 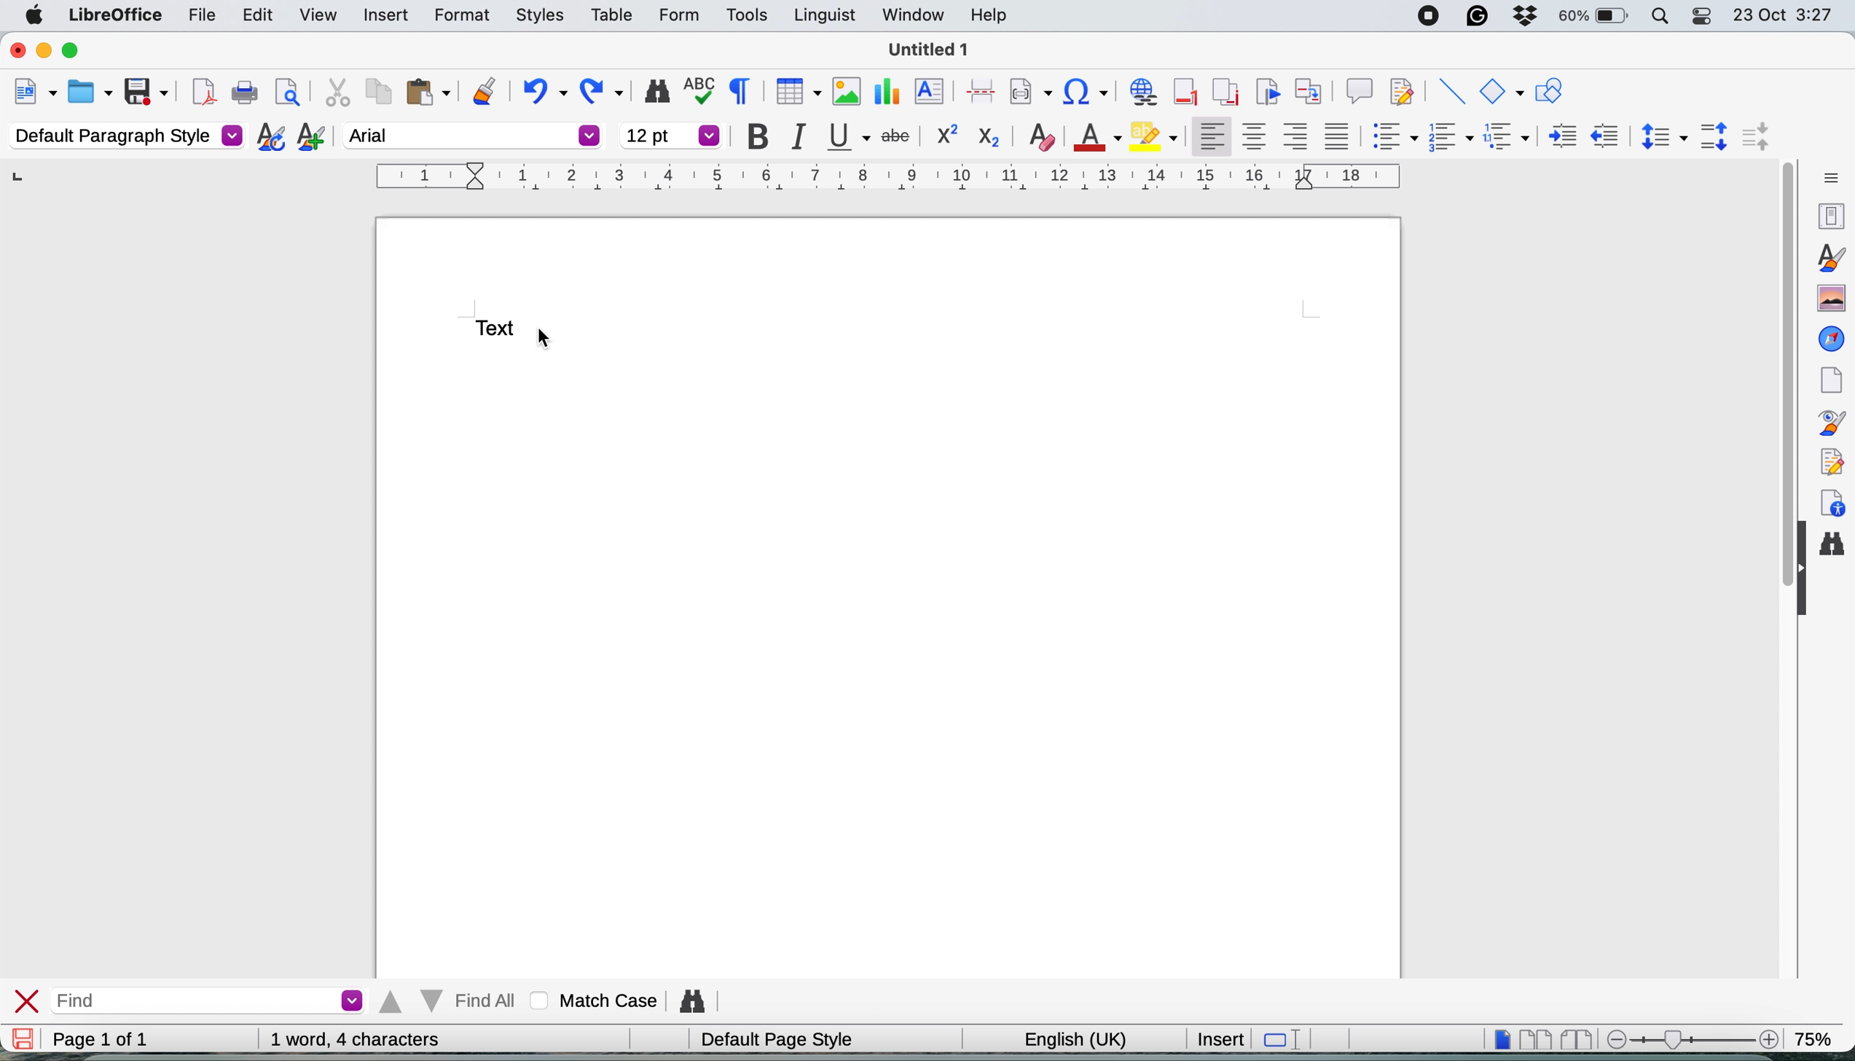 I want to click on manage changes, so click(x=1832, y=460).